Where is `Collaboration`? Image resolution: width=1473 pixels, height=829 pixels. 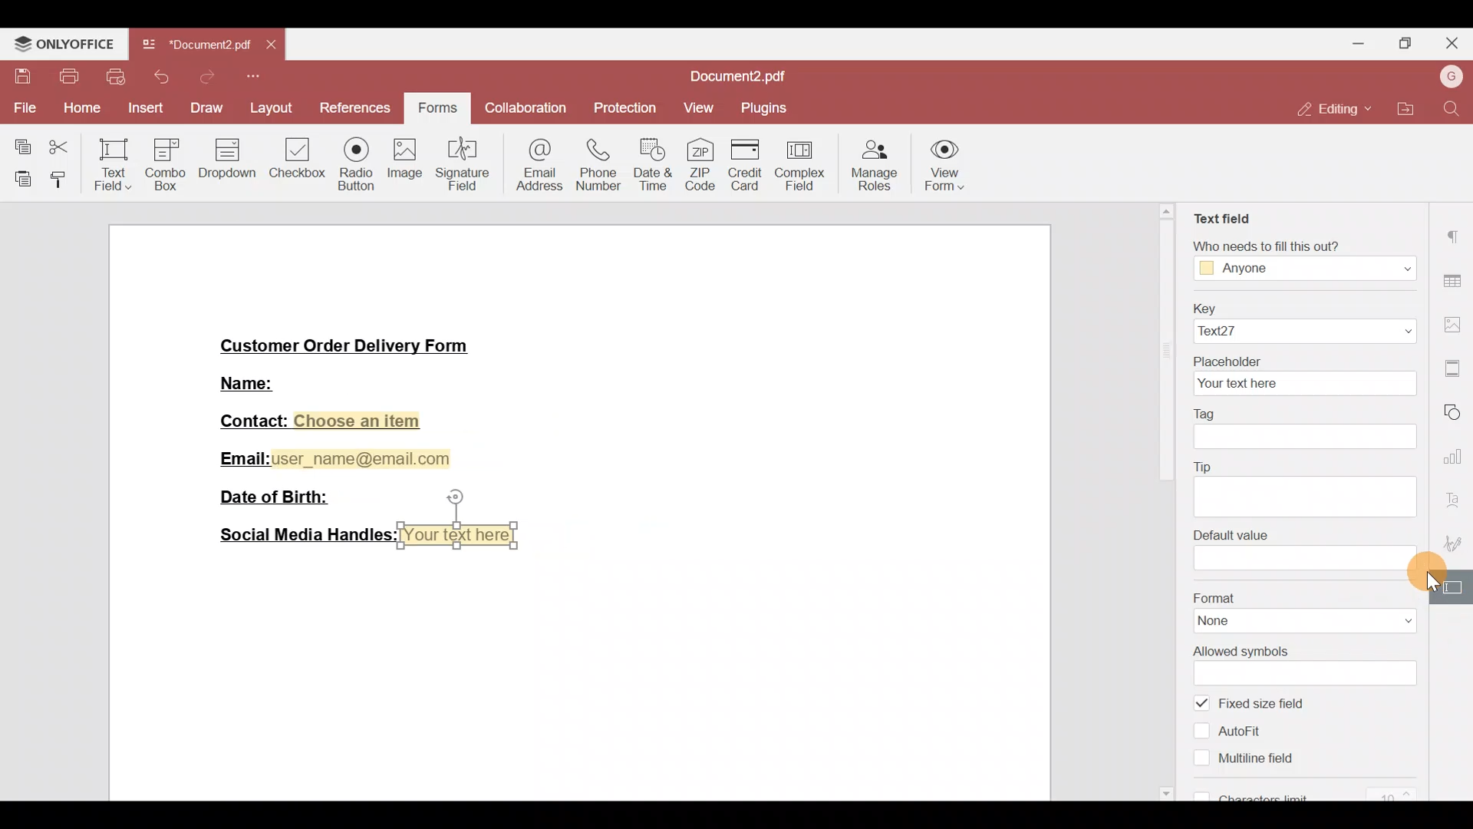 Collaboration is located at coordinates (527, 110).